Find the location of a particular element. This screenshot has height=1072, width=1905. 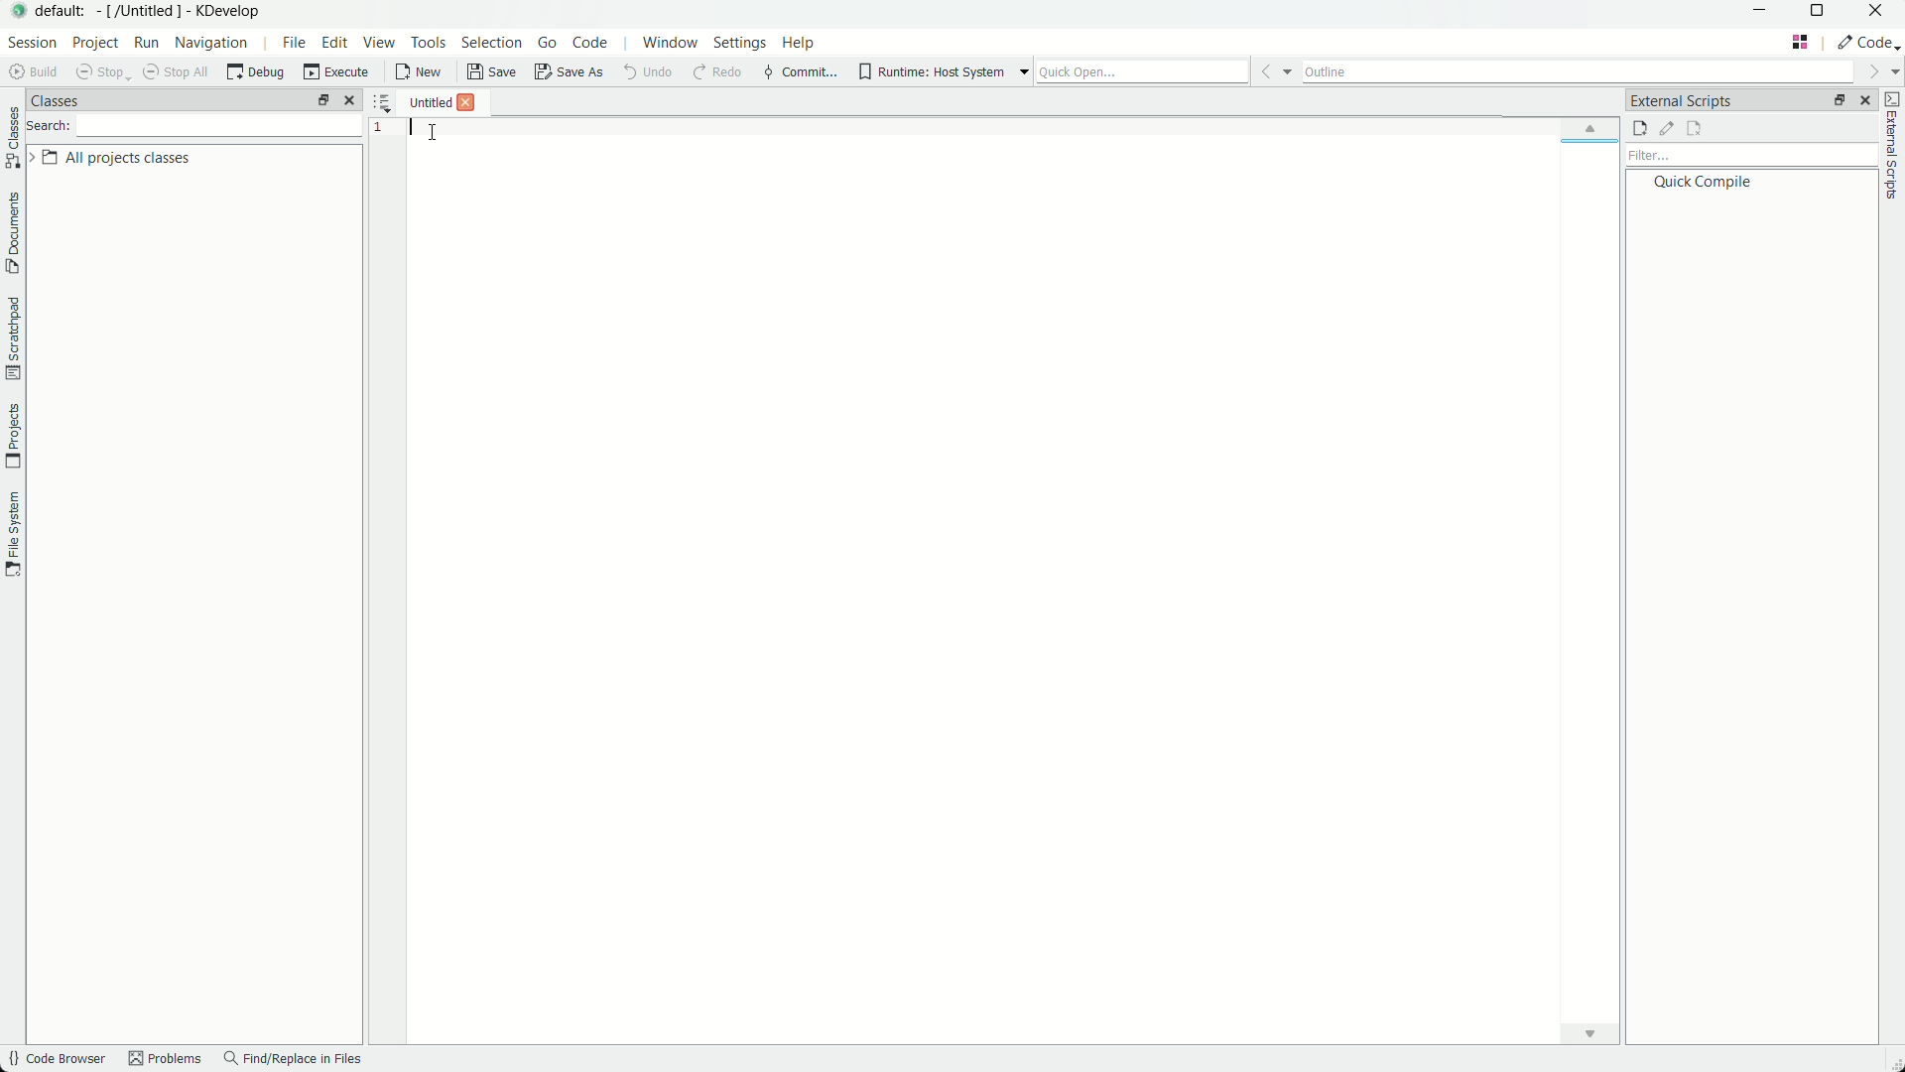

new file is located at coordinates (426, 73).